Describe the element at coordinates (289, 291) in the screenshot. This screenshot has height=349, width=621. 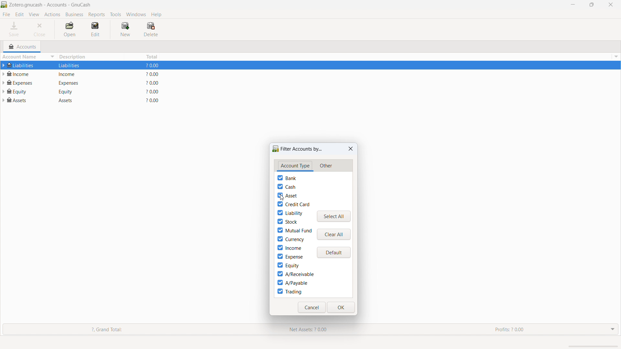
I see `trading` at that location.